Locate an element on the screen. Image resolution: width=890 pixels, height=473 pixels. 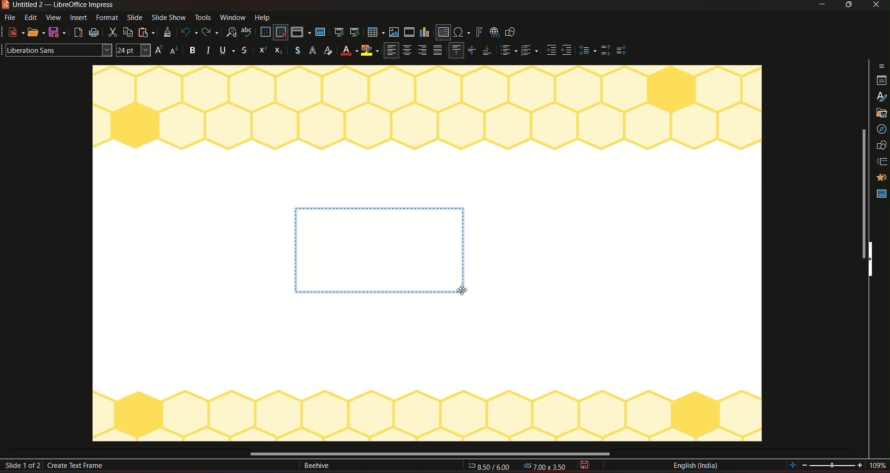
start from first slide is located at coordinates (339, 32).